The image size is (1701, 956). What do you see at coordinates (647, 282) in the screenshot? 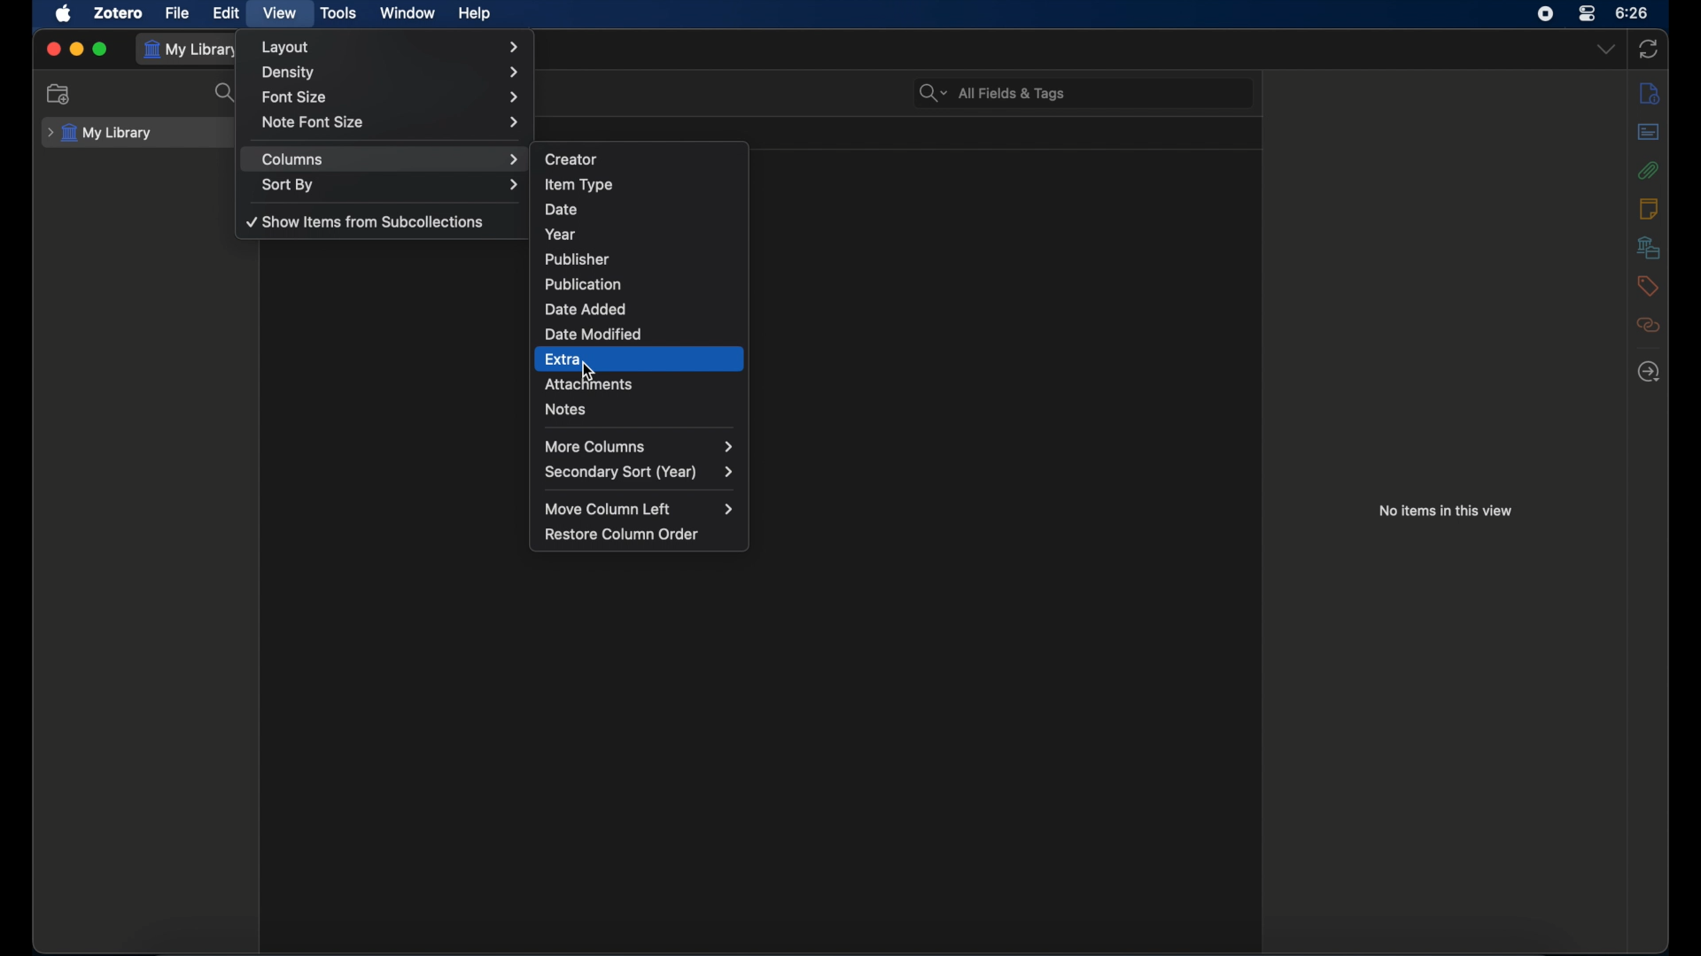
I see `publication` at bounding box center [647, 282].